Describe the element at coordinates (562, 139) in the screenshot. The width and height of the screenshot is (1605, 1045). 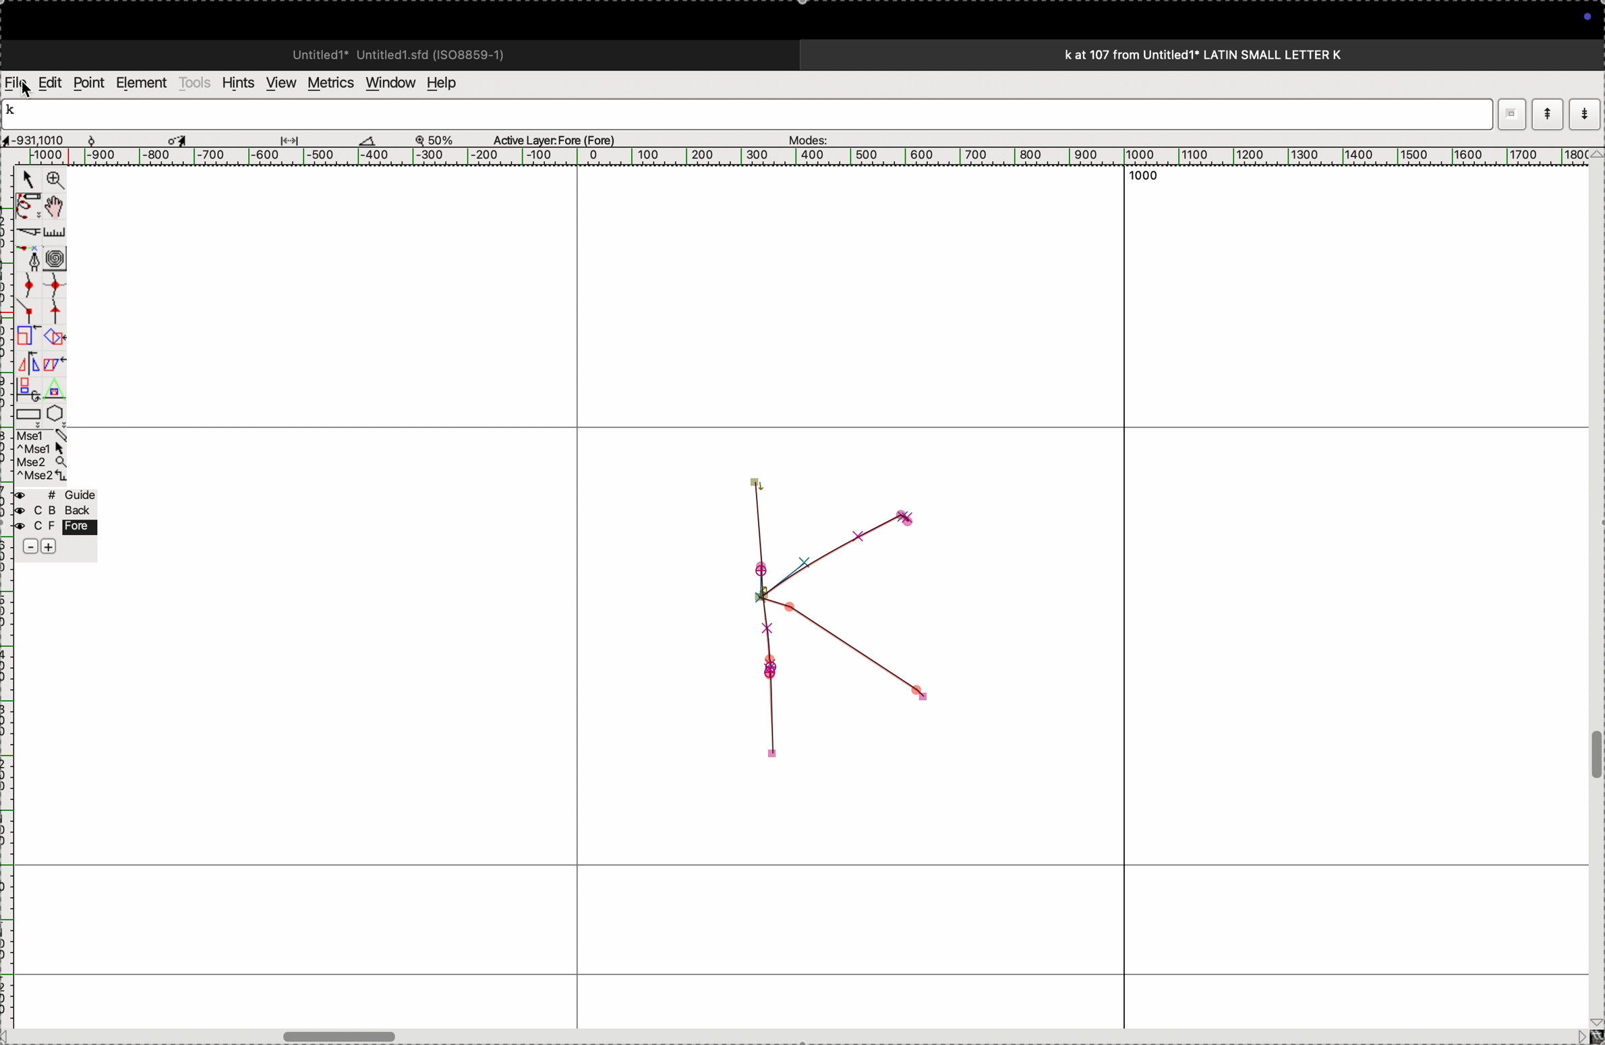
I see `active kayer` at that location.